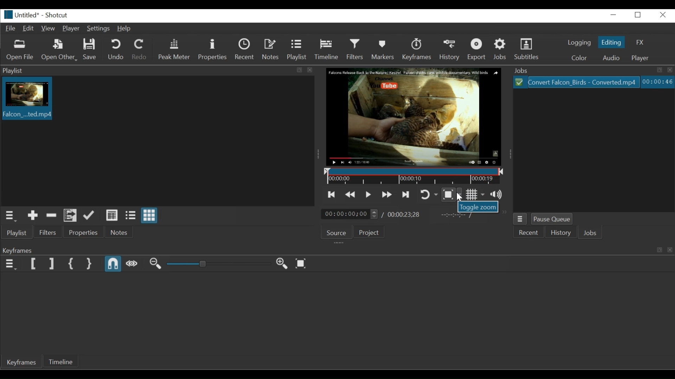 This screenshot has height=379, width=675. Describe the element at coordinates (368, 194) in the screenshot. I see `Toggle play or pause` at that location.